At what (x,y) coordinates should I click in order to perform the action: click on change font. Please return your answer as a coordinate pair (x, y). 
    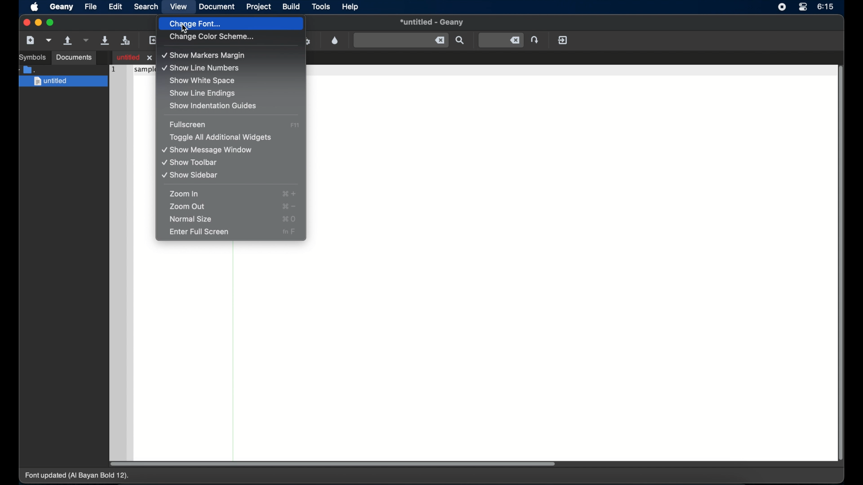
    Looking at the image, I should click on (231, 24).